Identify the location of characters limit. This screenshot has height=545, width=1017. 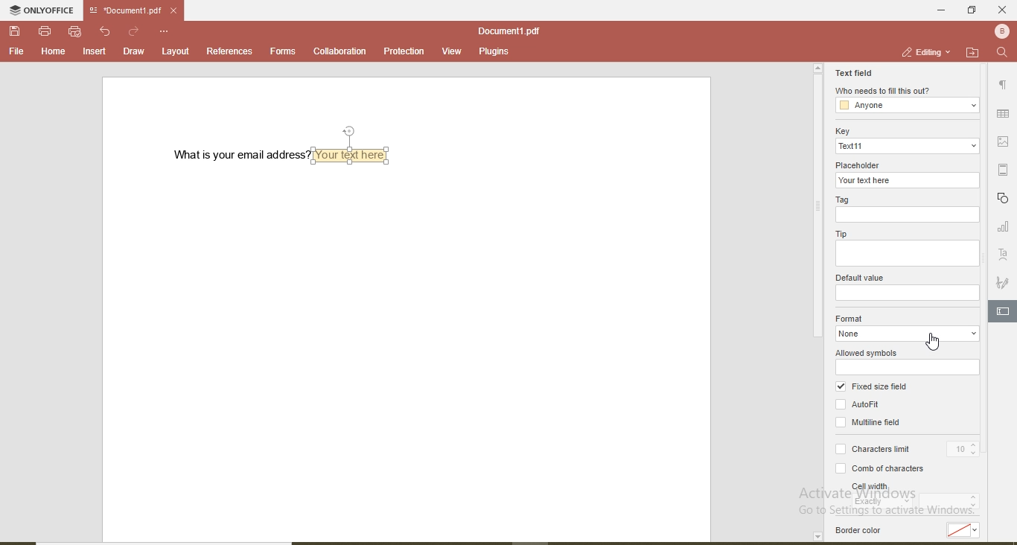
(879, 448).